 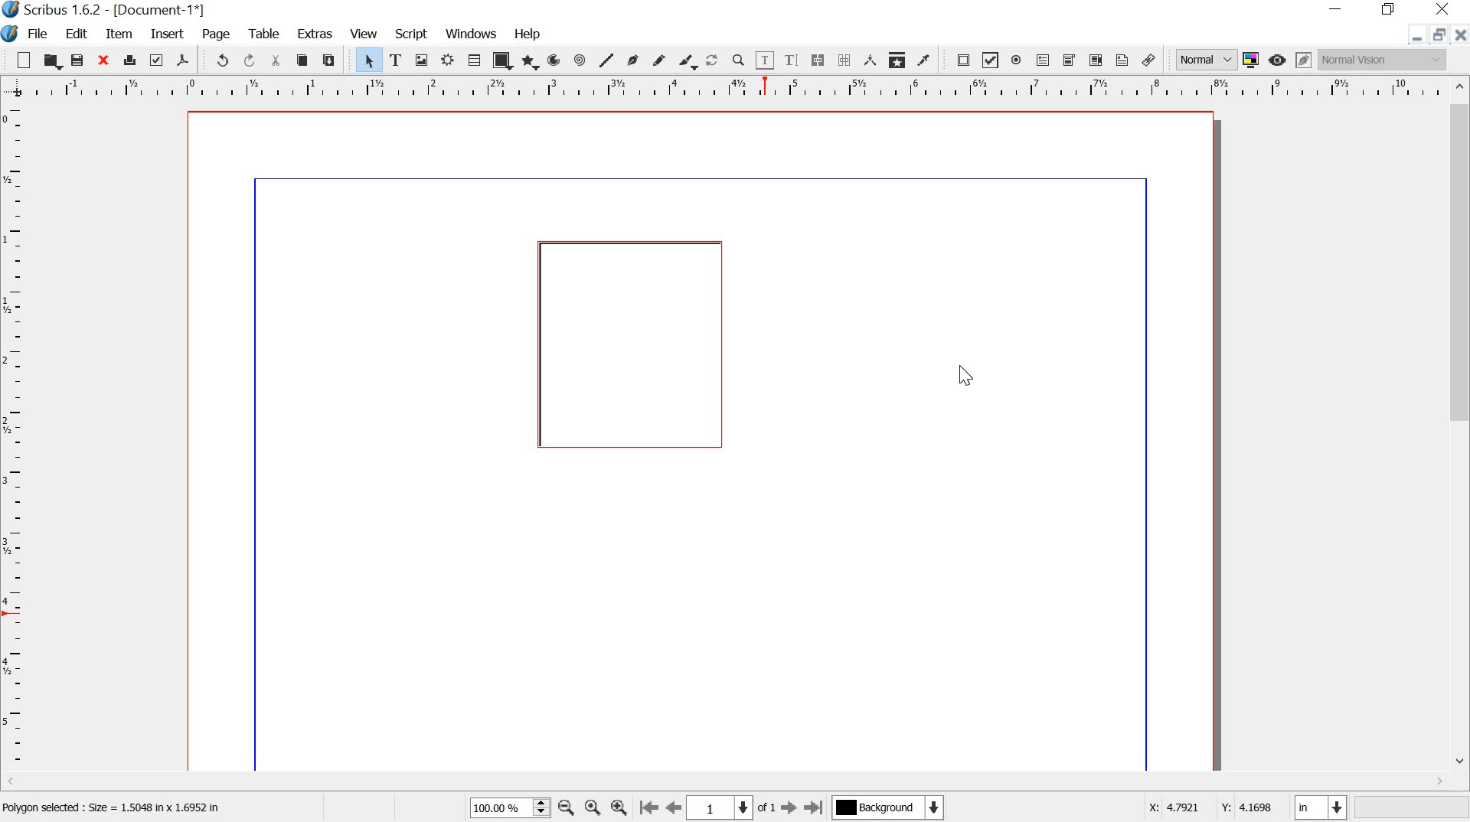 What do you see at coordinates (1204, 60) in the screenshot?
I see `normal` at bounding box center [1204, 60].